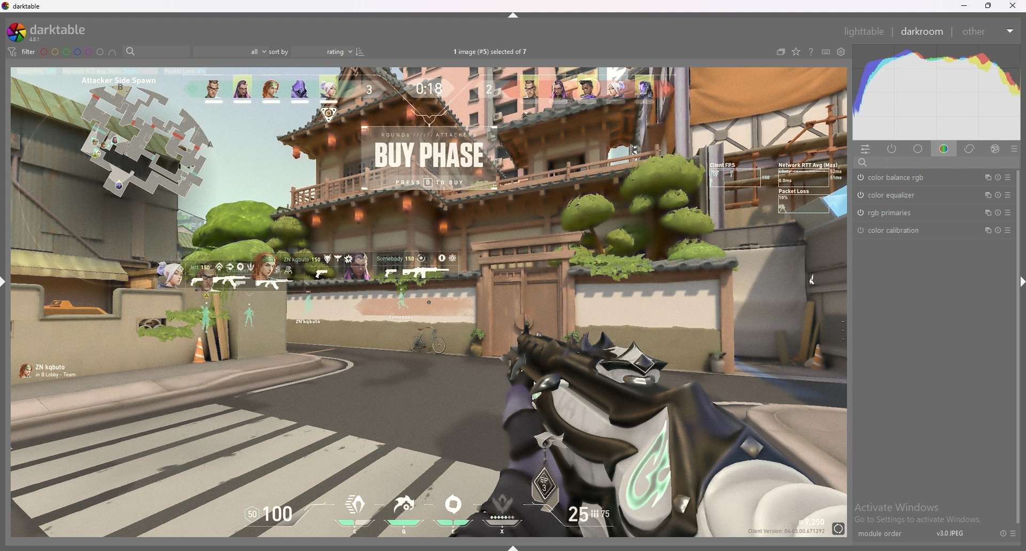 The image size is (1026, 551). Describe the element at coordinates (1008, 177) in the screenshot. I see `presets` at that location.